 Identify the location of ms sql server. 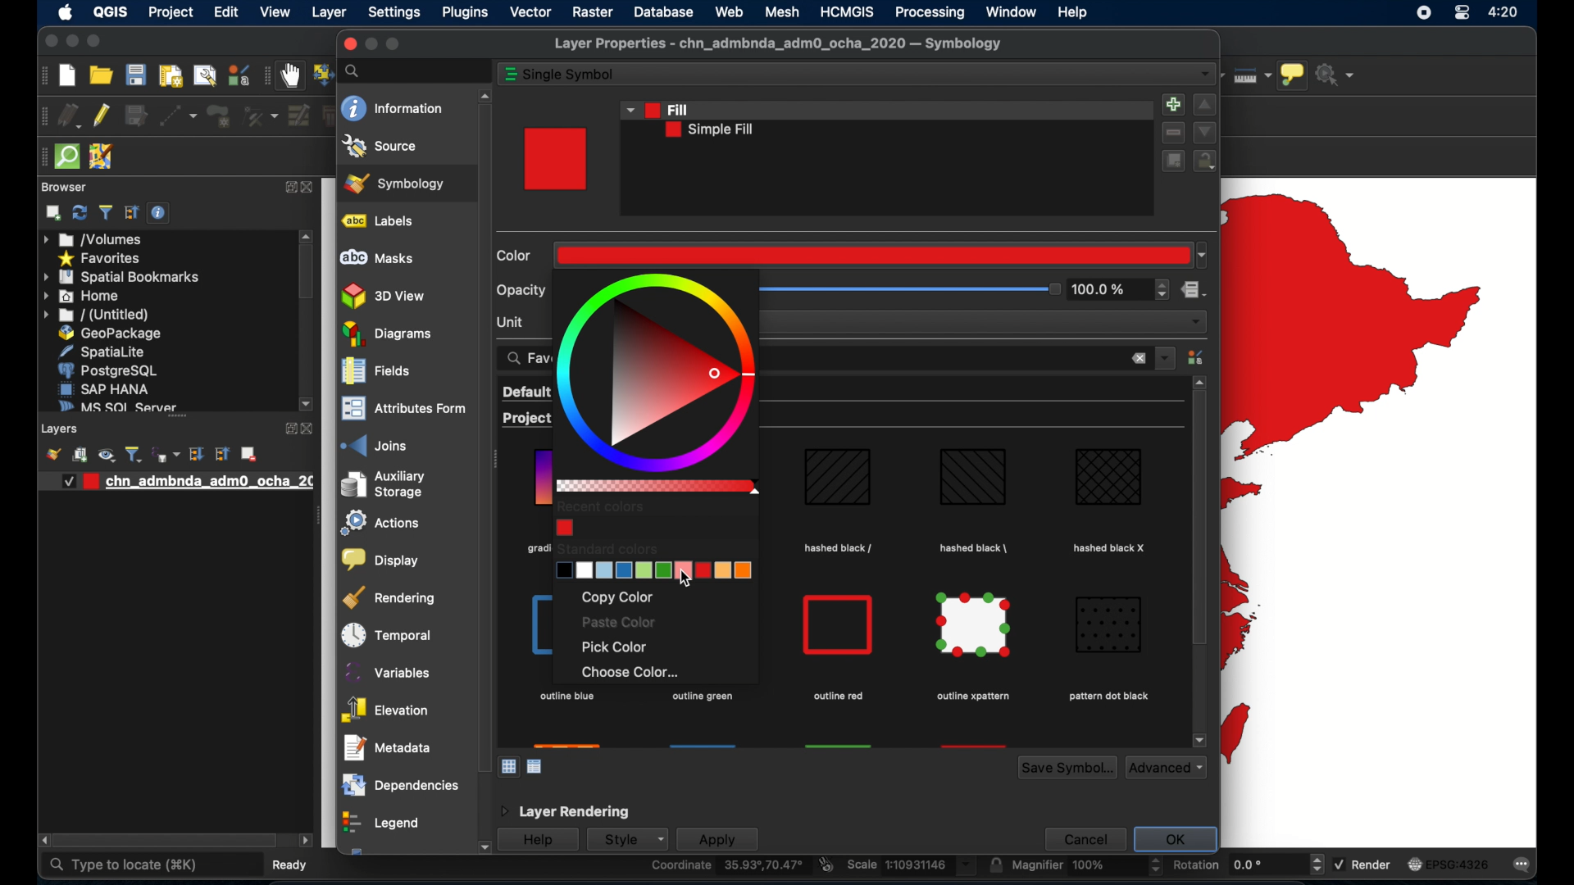
(115, 405).